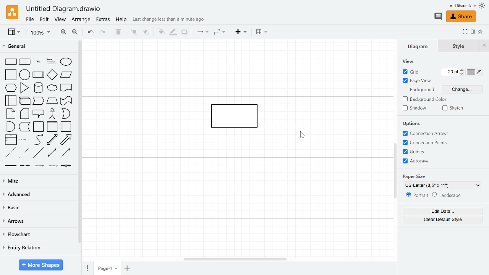 This screenshot has height=275, width=489. What do you see at coordinates (106, 268) in the screenshot?
I see `Current page` at bounding box center [106, 268].